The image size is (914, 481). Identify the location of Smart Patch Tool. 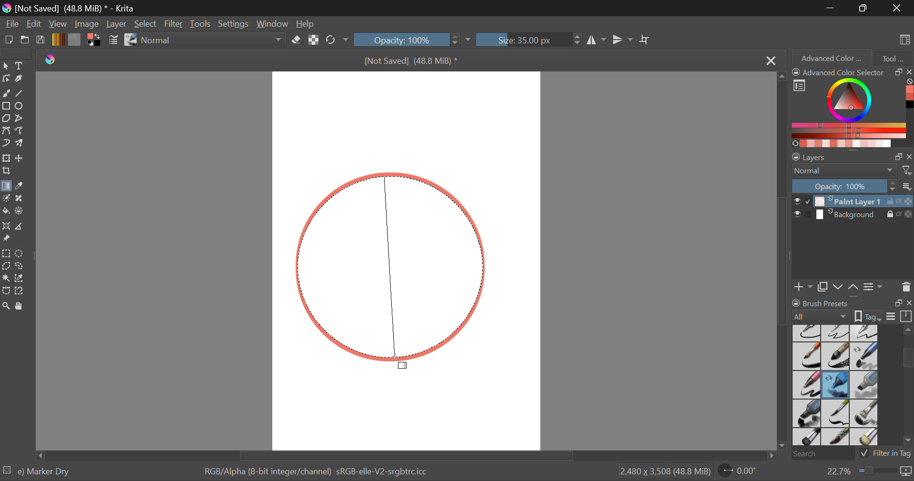
(21, 199).